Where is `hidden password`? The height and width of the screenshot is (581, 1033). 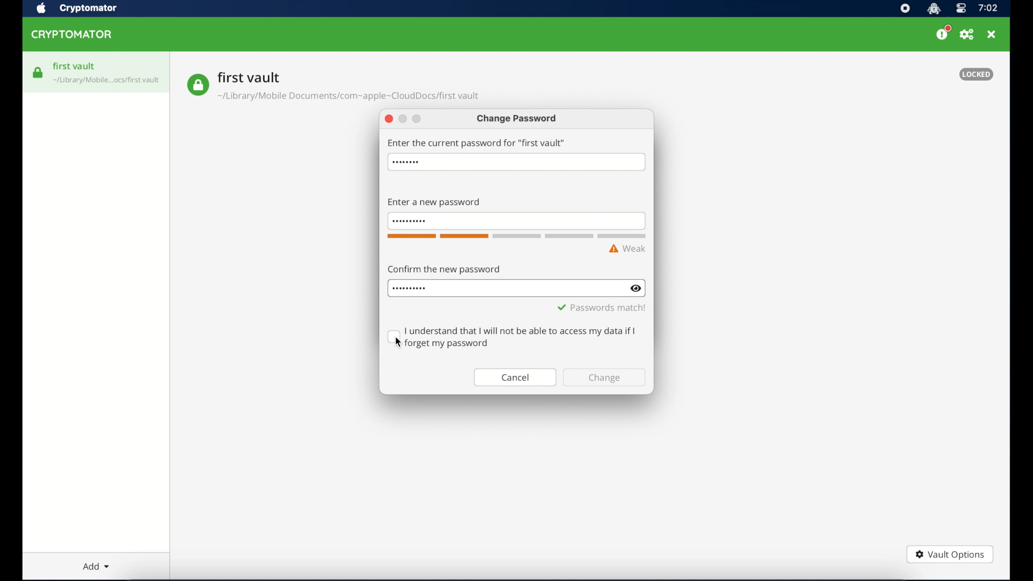 hidden password is located at coordinates (406, 162).